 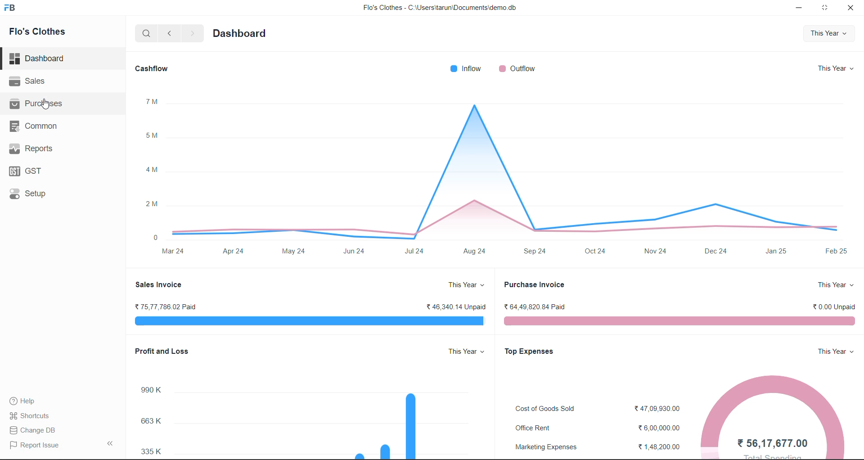 I want to click on Nov 24, so click(x=658, y=251).